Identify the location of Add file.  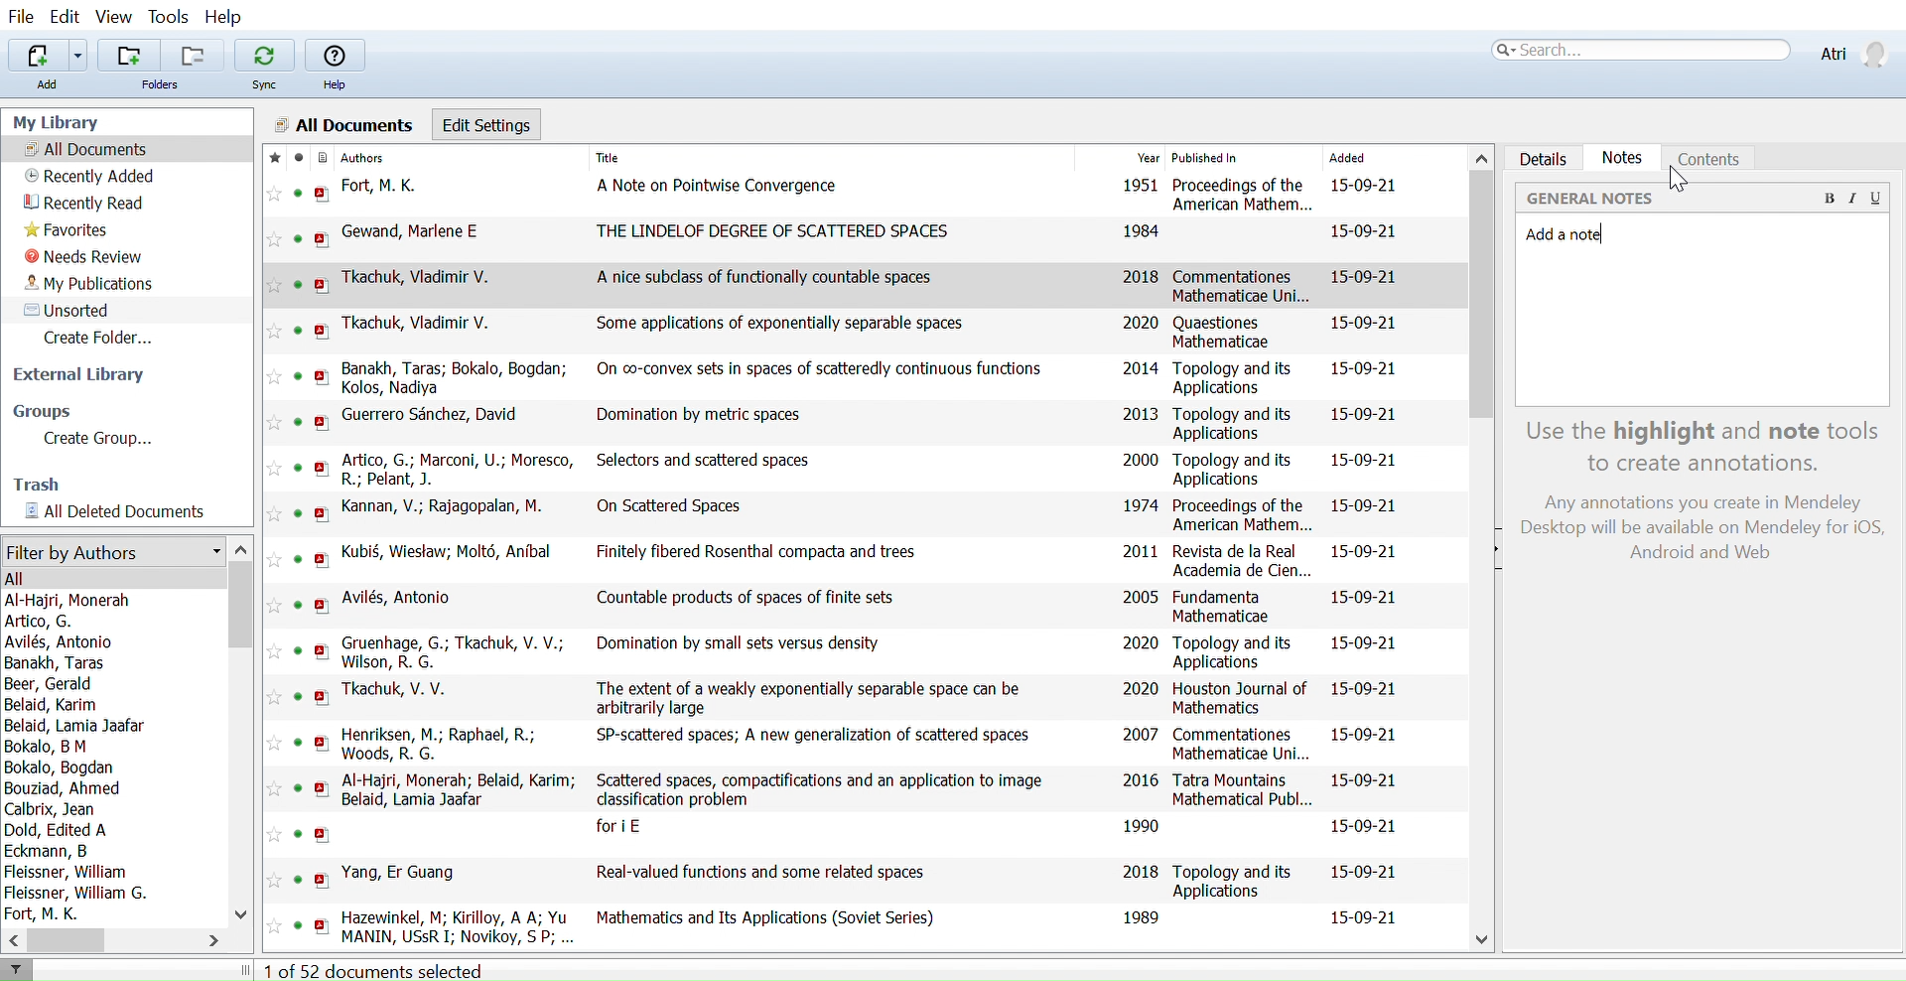
(38, 55).